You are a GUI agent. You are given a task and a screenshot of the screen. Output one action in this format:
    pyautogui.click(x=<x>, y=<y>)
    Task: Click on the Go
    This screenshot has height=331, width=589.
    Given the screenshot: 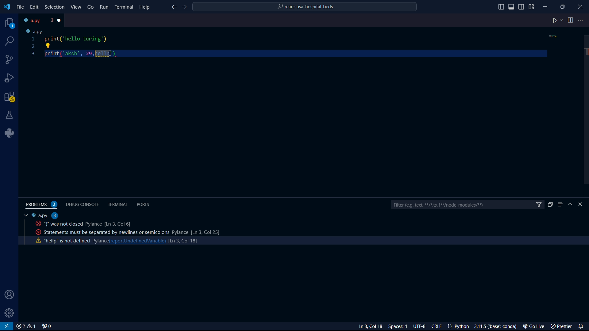 What is the action you would take?
    pyautogui.click(x=91, y=6)
    